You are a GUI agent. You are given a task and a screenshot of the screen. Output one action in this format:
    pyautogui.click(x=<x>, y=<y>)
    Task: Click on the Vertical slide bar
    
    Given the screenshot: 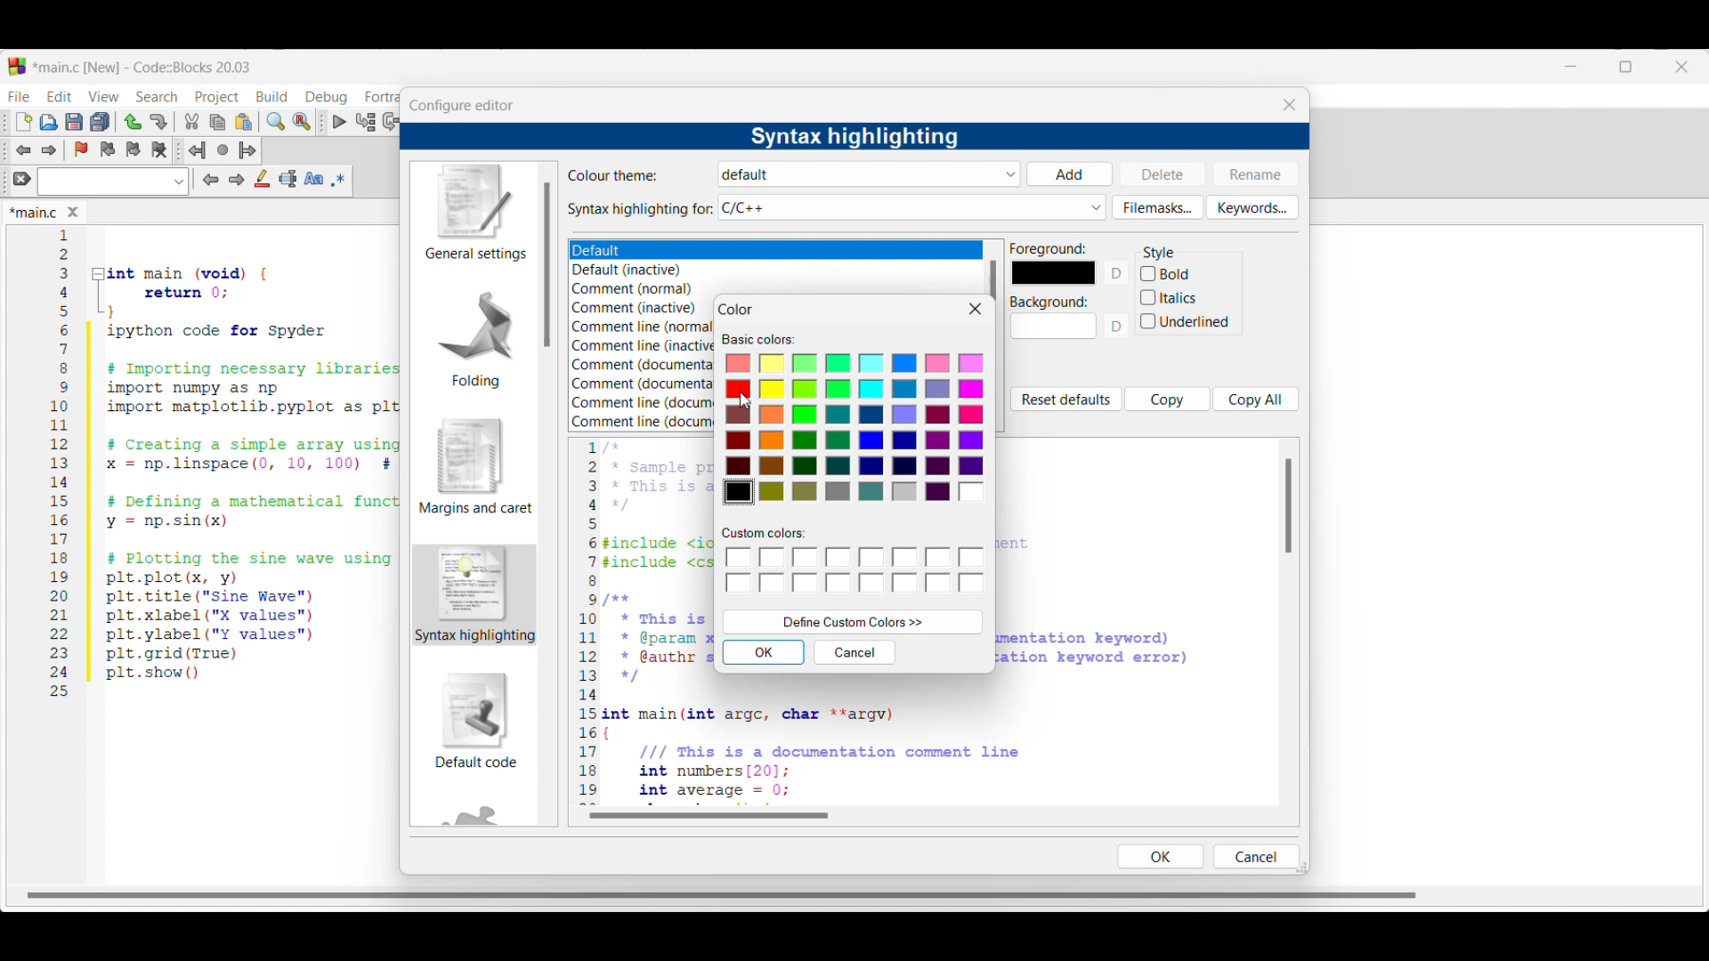 What is the action you would take?
    pyautogui.click(x=547, y=264)
    